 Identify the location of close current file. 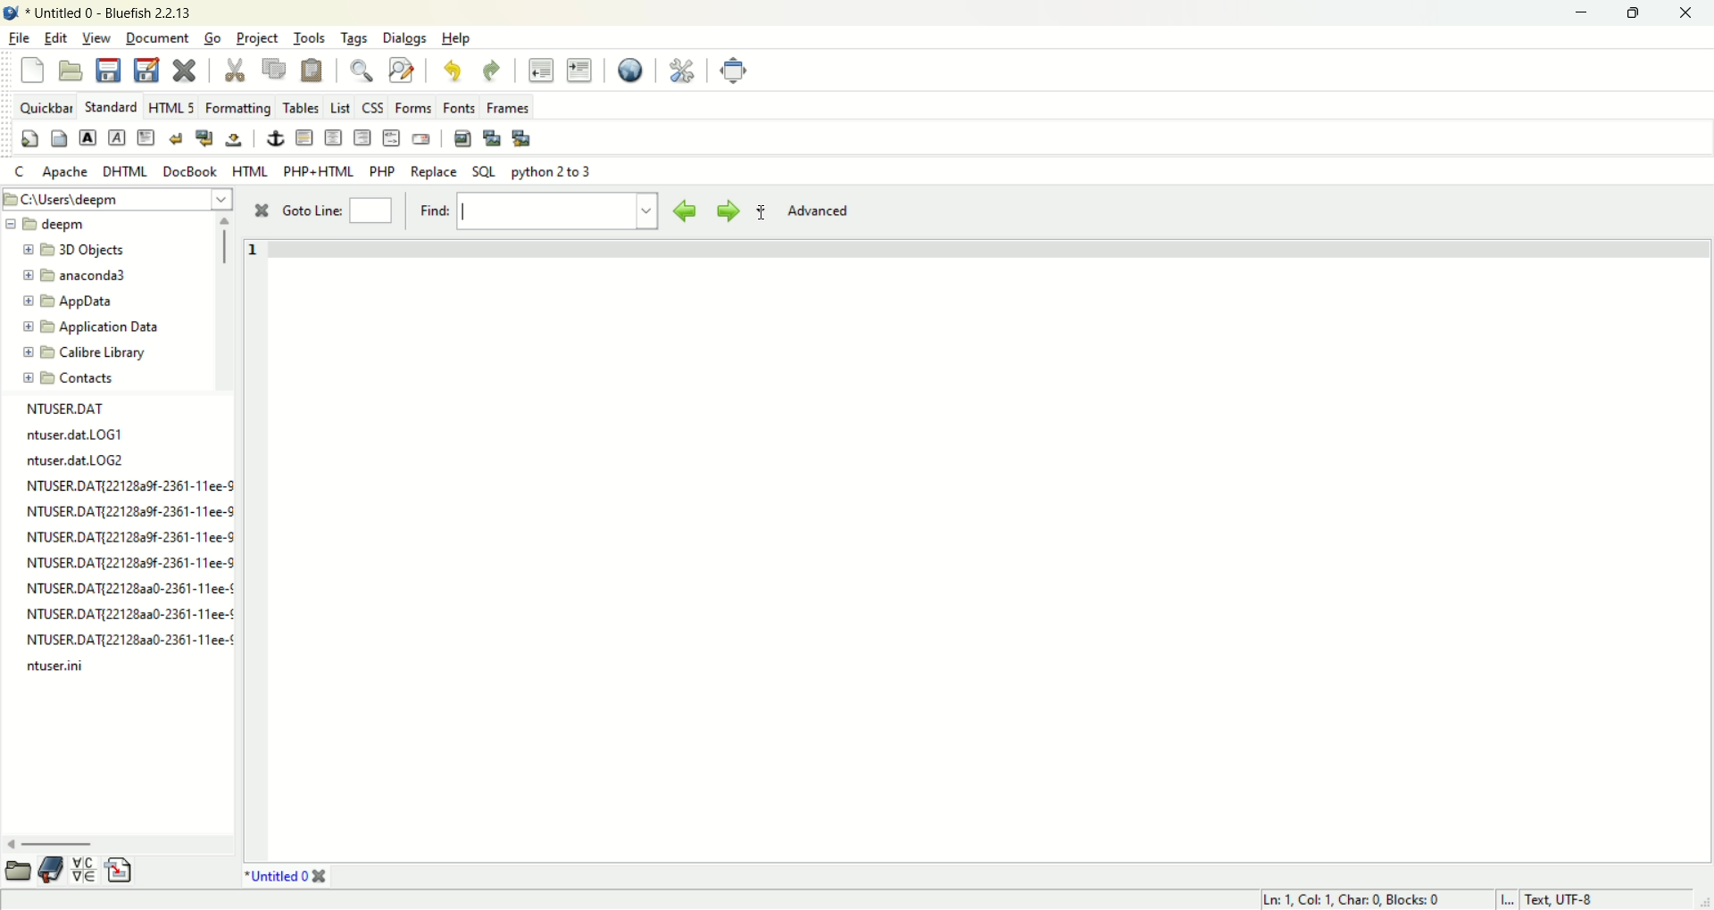
(185, 70).